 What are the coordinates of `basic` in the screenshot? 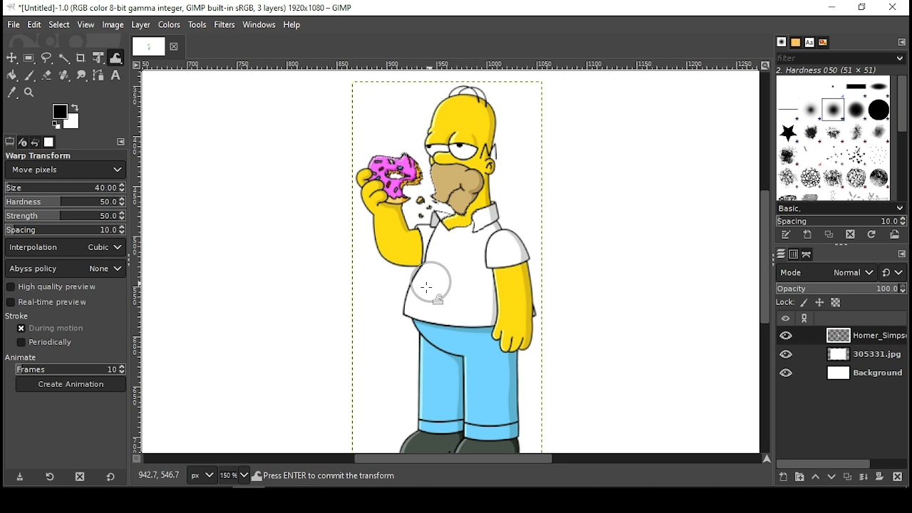 It's located at (841, 209).